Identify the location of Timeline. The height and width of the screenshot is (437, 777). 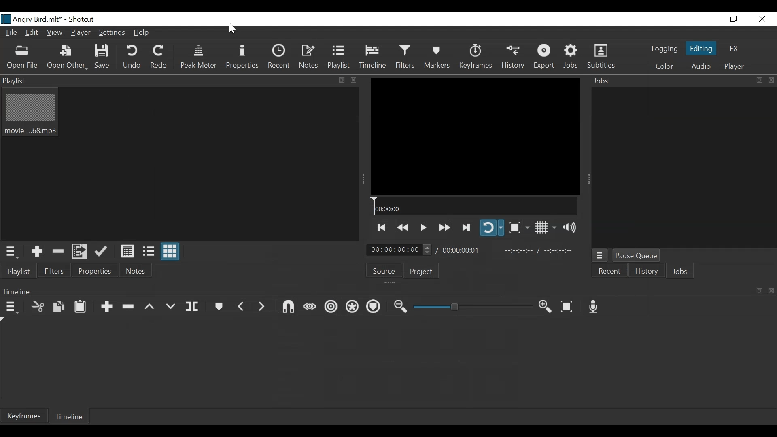
(68, 416).